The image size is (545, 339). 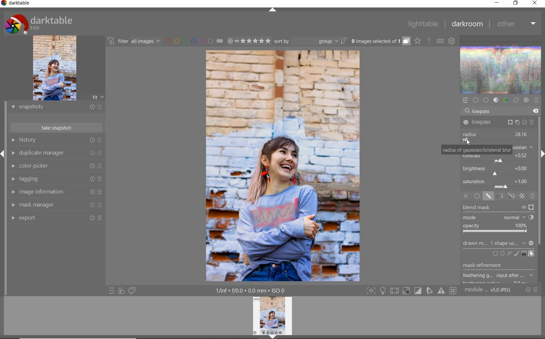 I want to click on lowpass, so click(x=484, y=112).